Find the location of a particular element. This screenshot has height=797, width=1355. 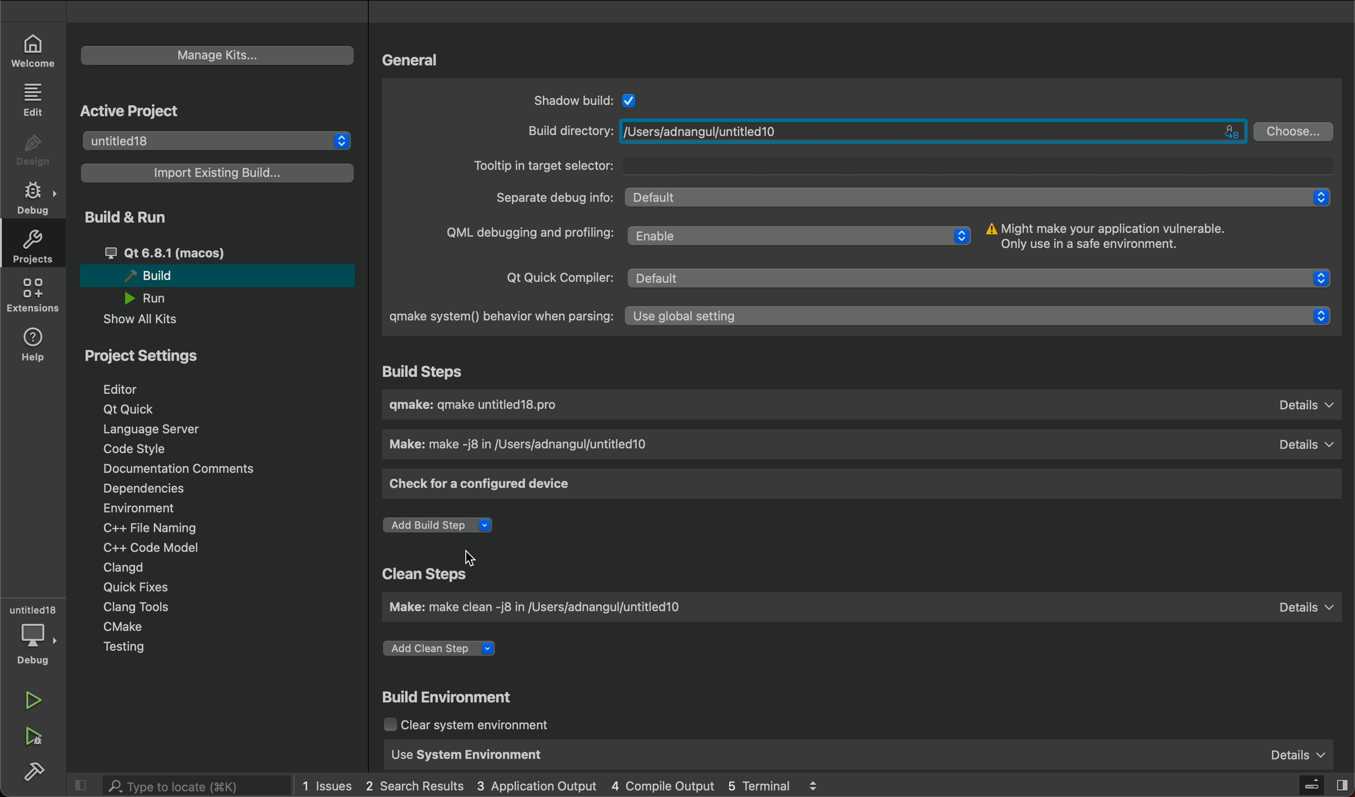

Build directory: is located at coordinates (567, 132).